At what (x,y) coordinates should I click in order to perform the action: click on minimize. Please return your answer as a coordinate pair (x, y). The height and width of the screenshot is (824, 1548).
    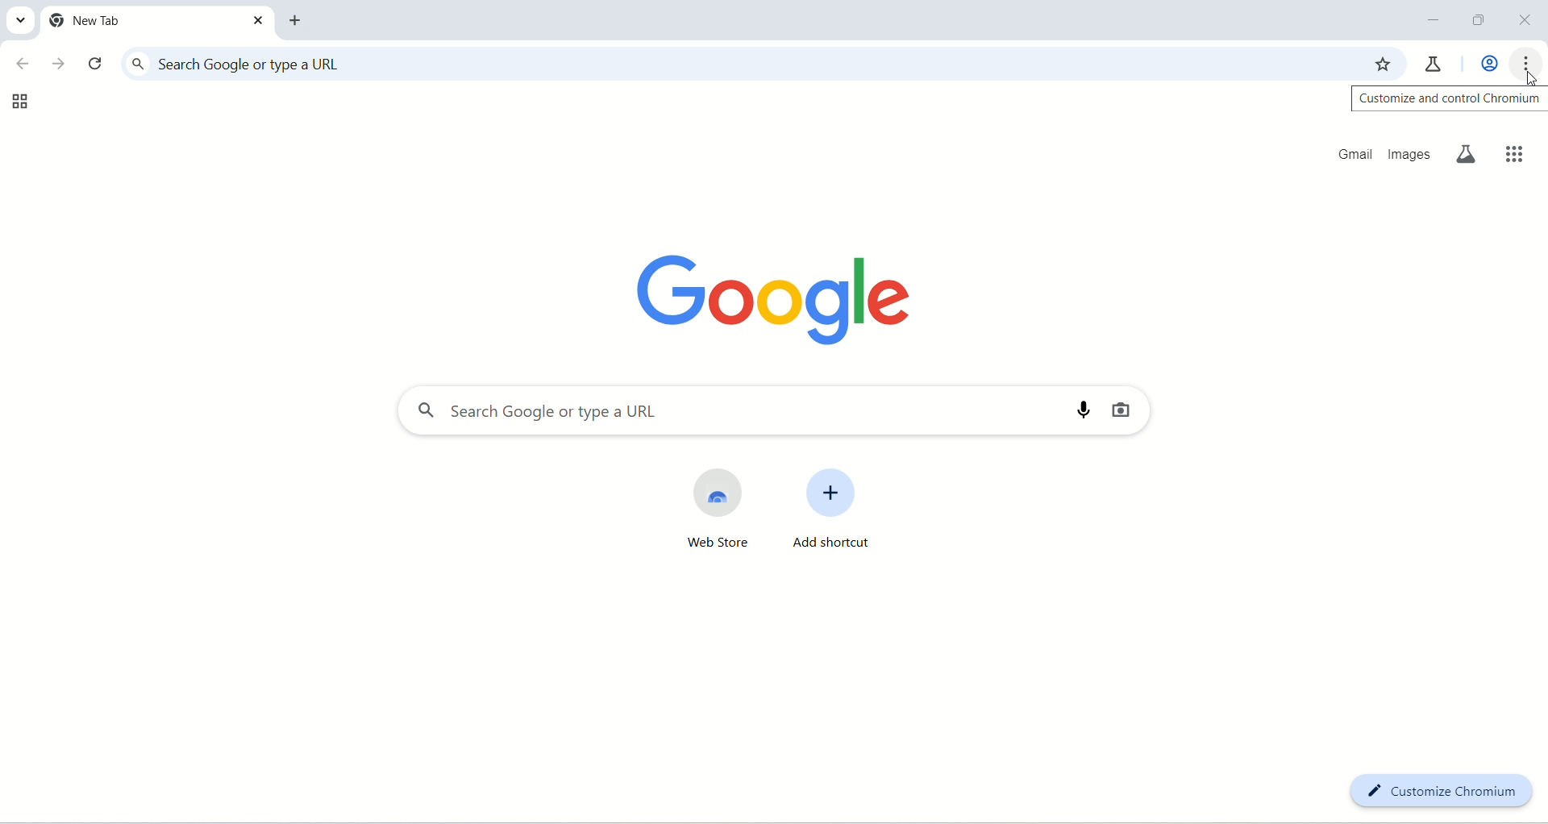
    Looking at the image, I should click on (1434, 20).